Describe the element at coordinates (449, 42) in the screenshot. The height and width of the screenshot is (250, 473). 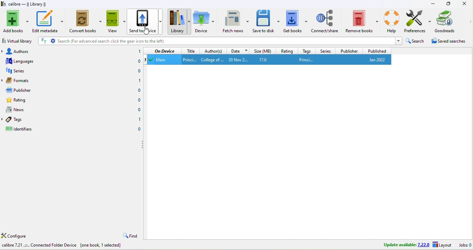
I see `saved searches` at that location.